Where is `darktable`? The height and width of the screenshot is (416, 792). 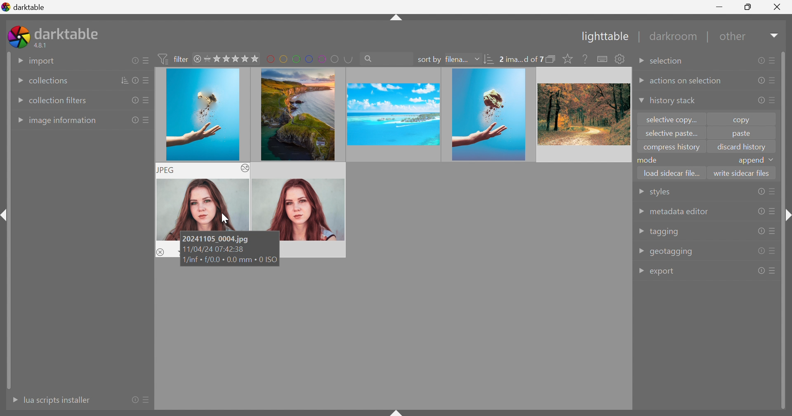 darktable is located at coordinates (68, 32).